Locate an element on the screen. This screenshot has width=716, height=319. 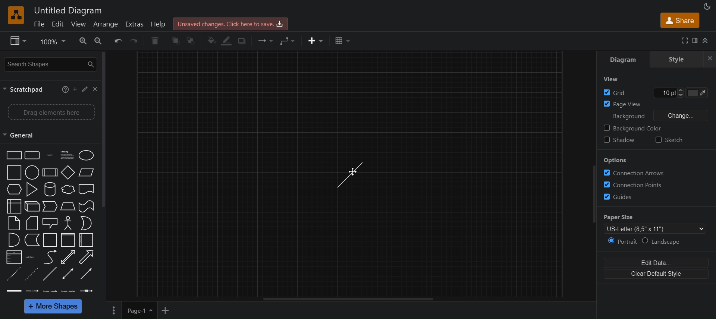
Bidirectional connector is located at coordinates (69, 274).